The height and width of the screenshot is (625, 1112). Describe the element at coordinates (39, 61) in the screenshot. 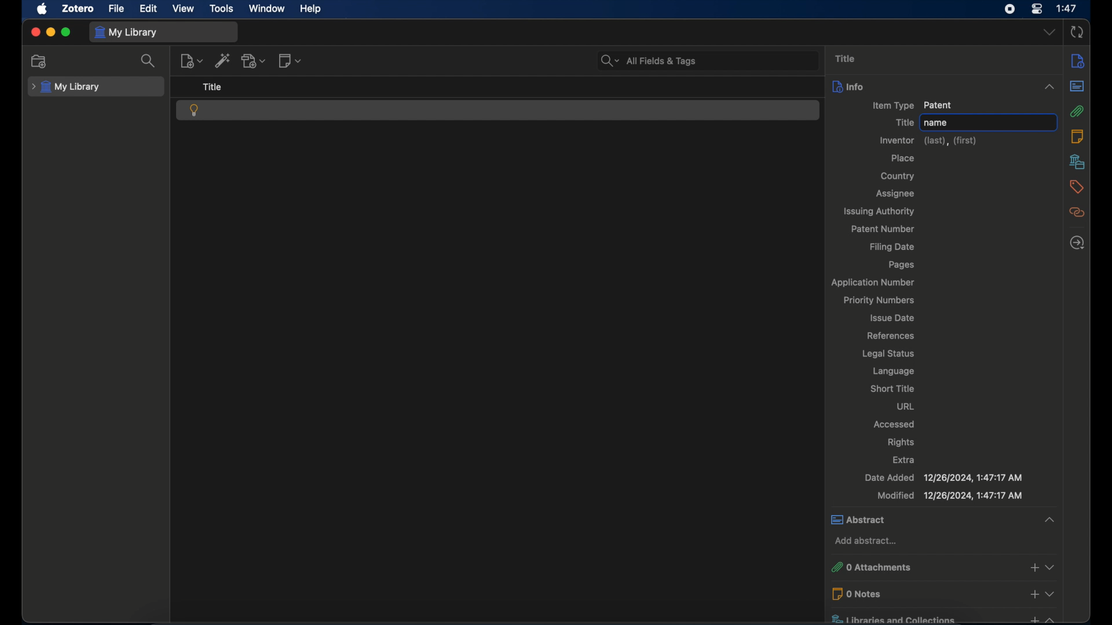

I see `new collection` at that location.